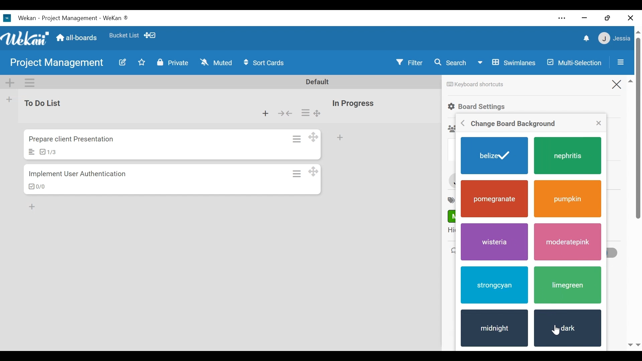 The image size is (642, 361). I want to click on nephritis, so click(569, 156).